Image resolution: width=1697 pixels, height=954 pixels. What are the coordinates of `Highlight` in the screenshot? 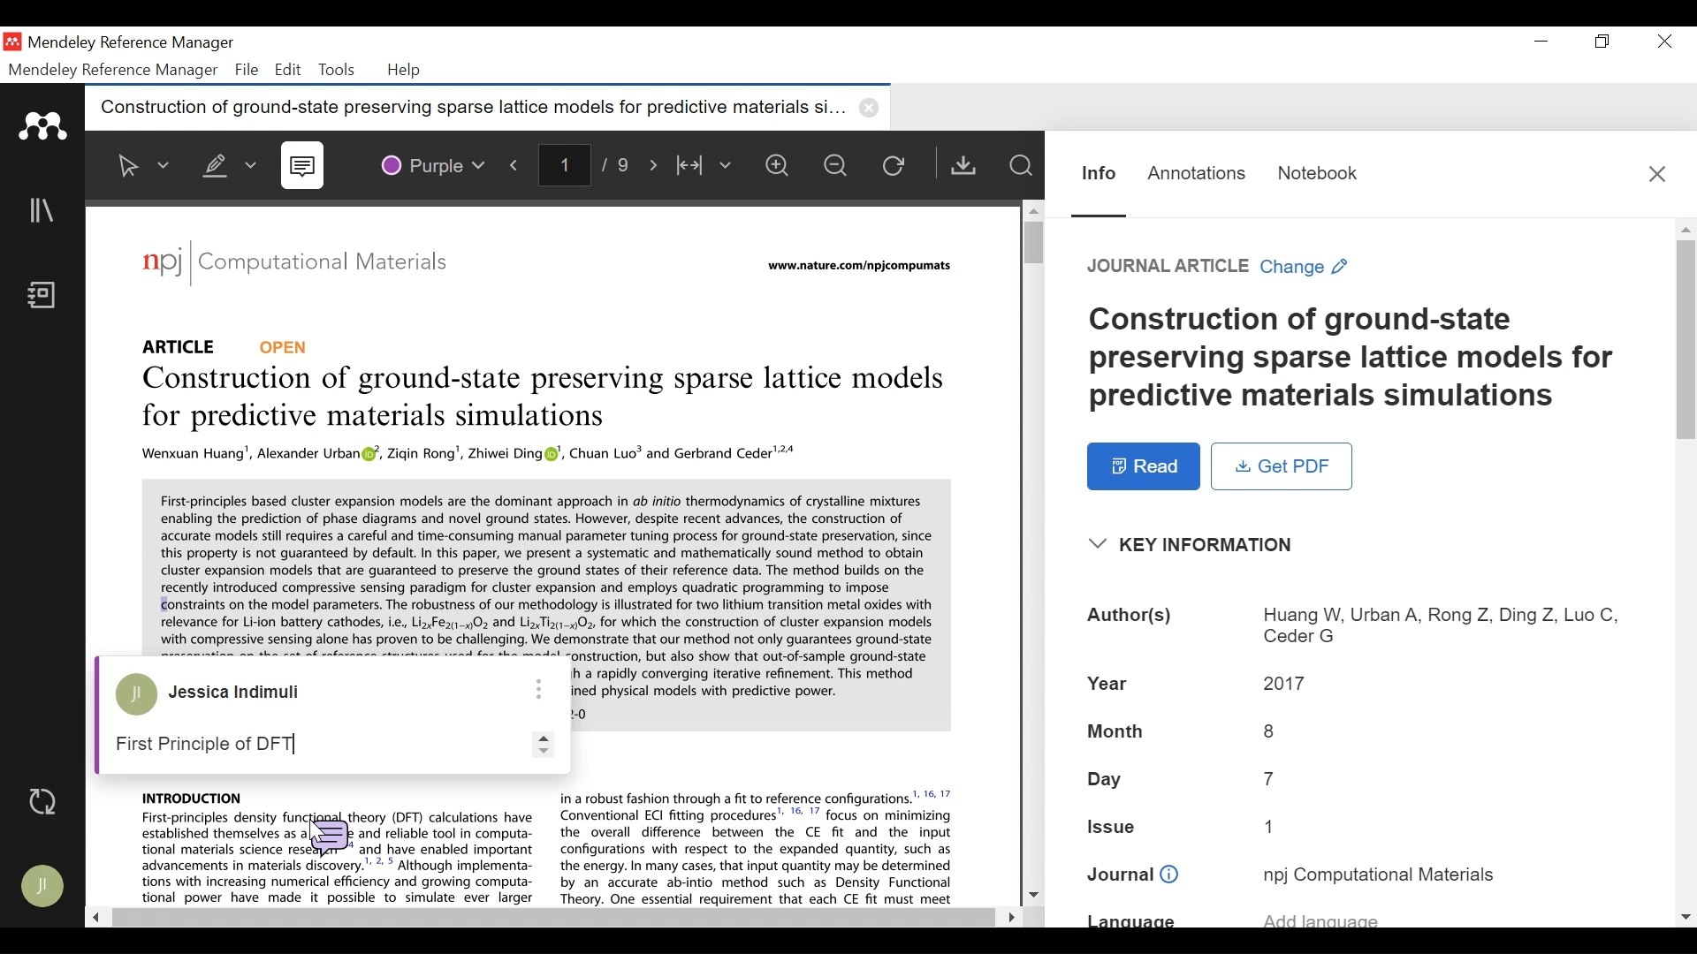 It's located at (225, 162).